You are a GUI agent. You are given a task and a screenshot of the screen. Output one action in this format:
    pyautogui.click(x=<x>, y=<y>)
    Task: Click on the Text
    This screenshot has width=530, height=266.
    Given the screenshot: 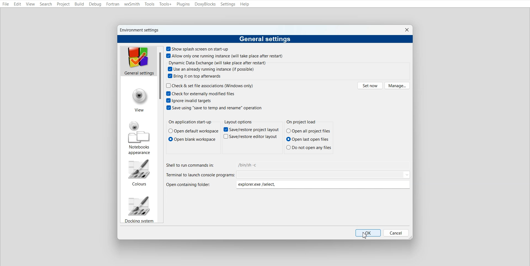 What is the action you would take?
    pyautogui.click(x=265, y=39)
    